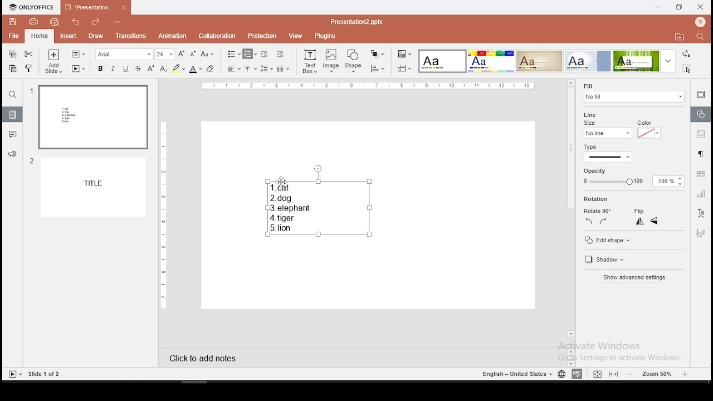 The height and width of the screenshot is (401, 713). Describe the element at coordinates (13, 114) in the screenshot. I see `slides` at that location.